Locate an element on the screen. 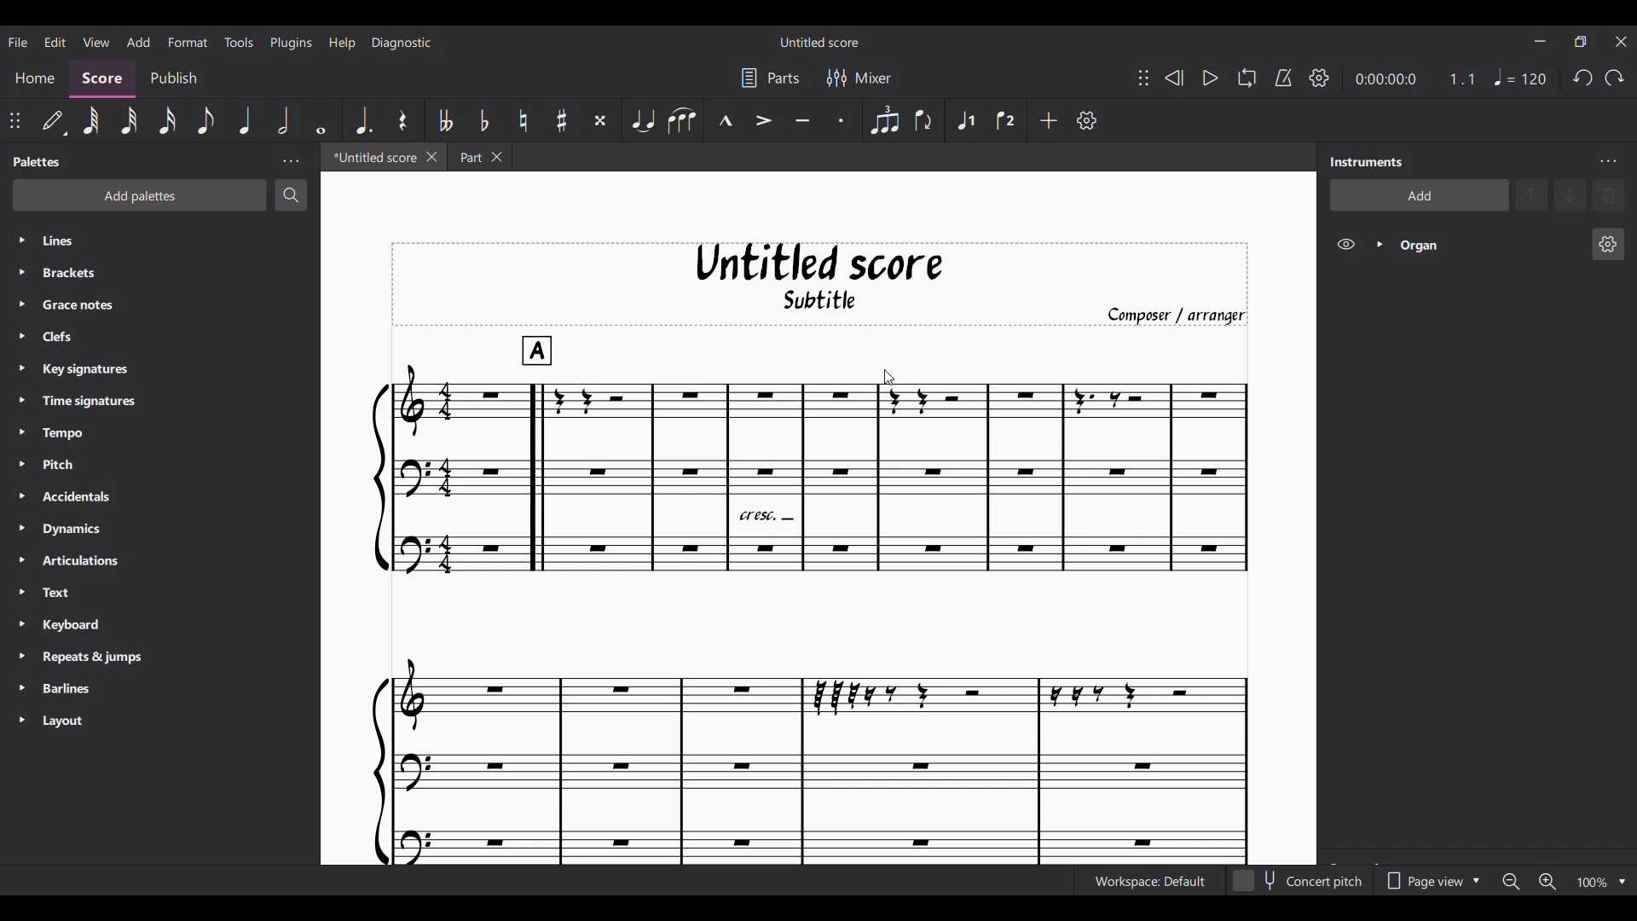 Image resolution: width=1637 pixels, height=921 pixels. Change position of toolbar attached is located at coordinates (15, 121).